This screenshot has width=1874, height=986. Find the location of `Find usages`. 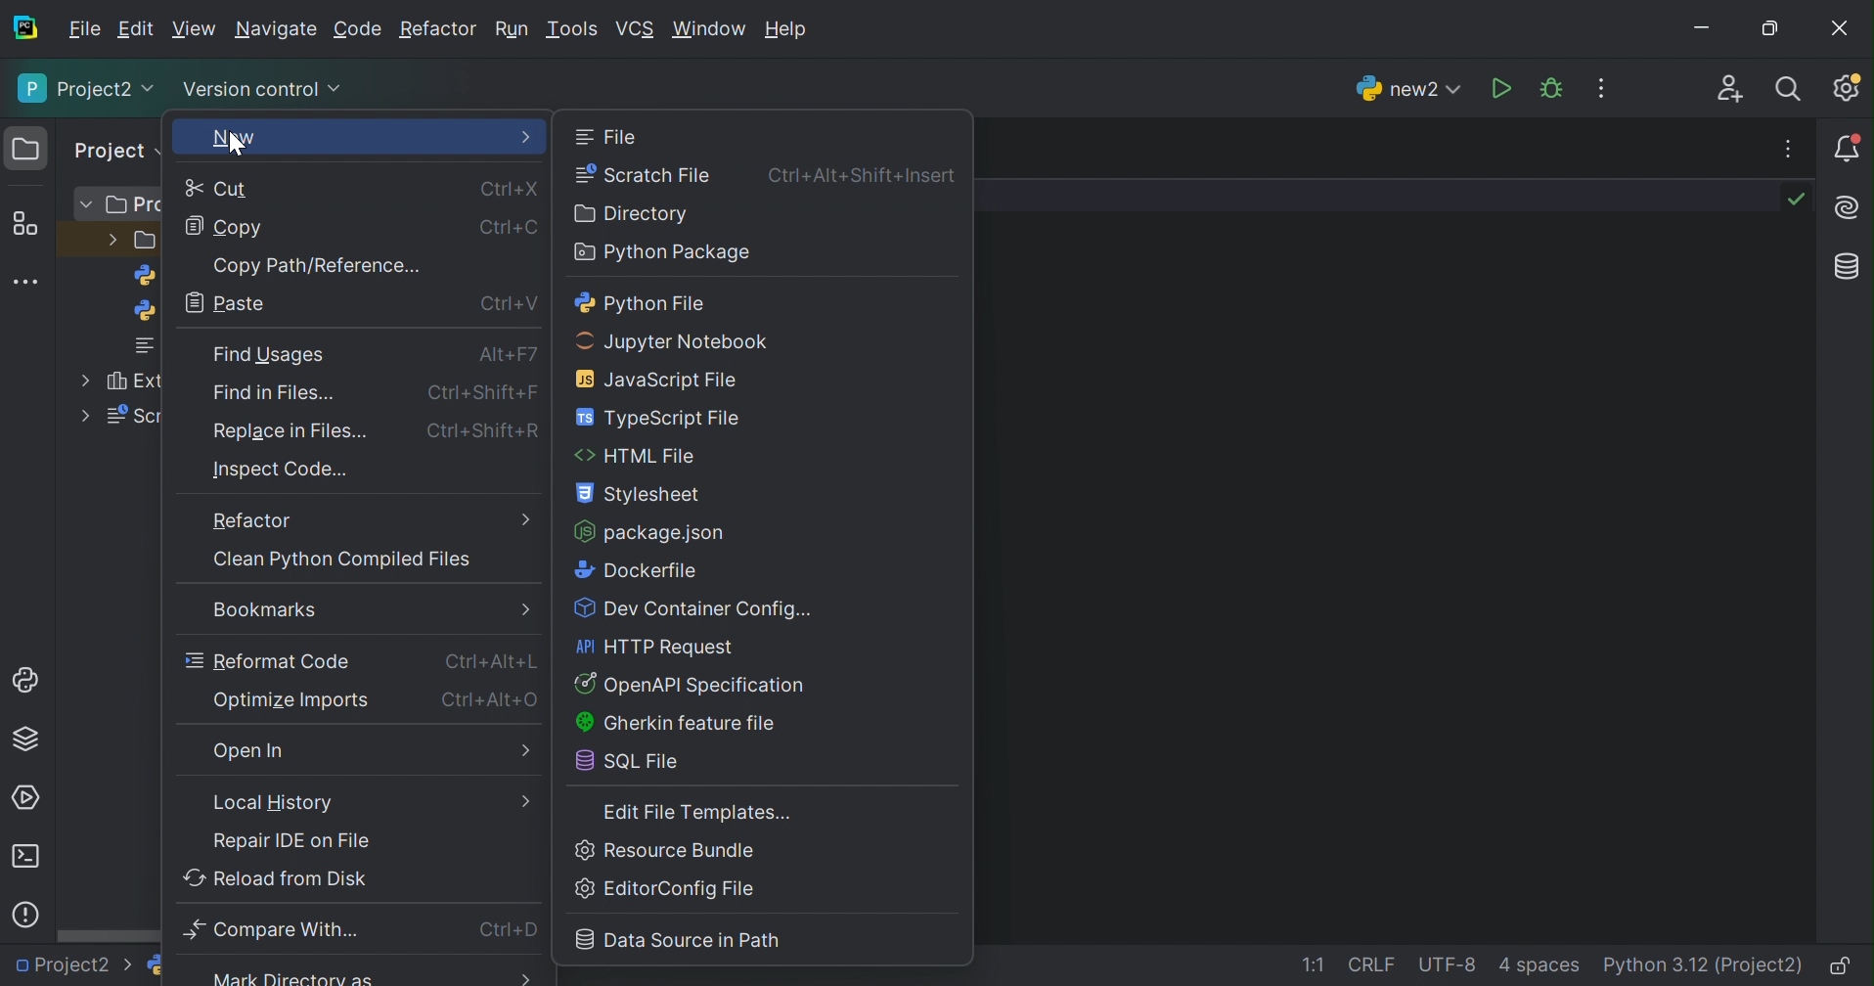

Find usages is located at coordinates (271, 355).